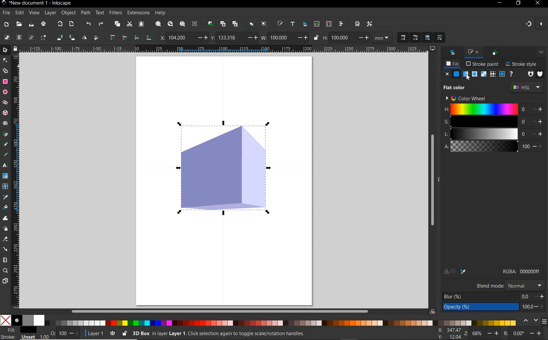 This screenshot has width=548, height=340. What do you see at coordinates (223, 24) in the screenshot?
I see `CREATE CLONE` at bounding box center [223, 24].